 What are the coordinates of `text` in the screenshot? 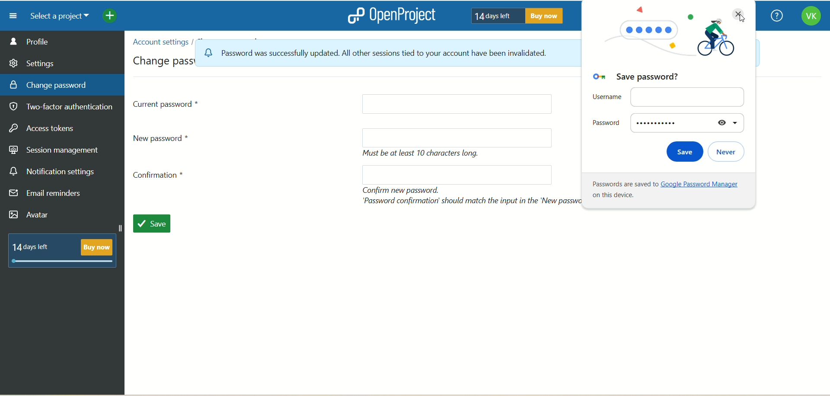 It's located at (424, 154).